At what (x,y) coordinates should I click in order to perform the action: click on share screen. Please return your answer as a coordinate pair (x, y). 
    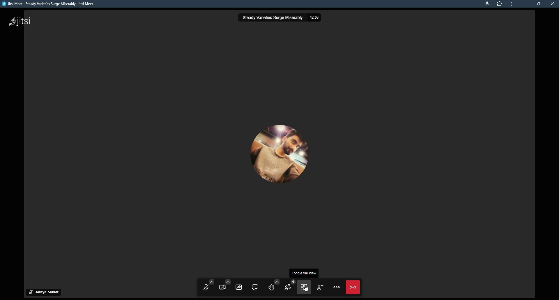
    Looking at the image, I should click on (240, 287).